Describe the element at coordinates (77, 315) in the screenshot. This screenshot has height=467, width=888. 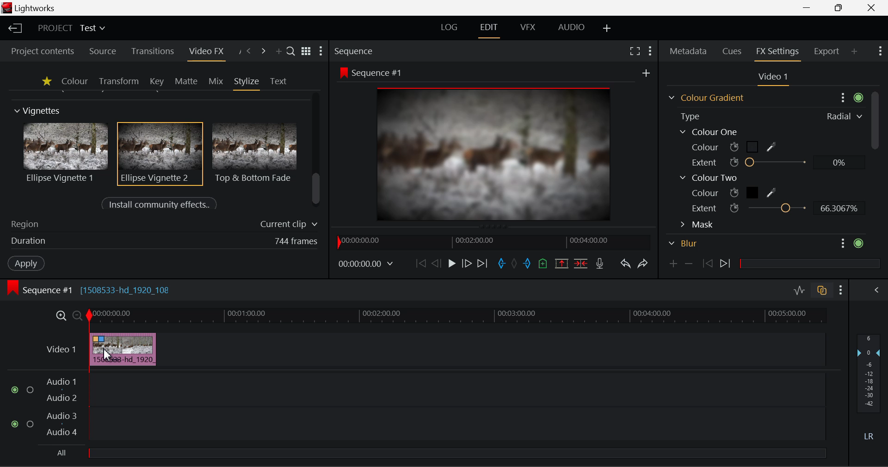
I see `Timeline Zoom Out` at that location.